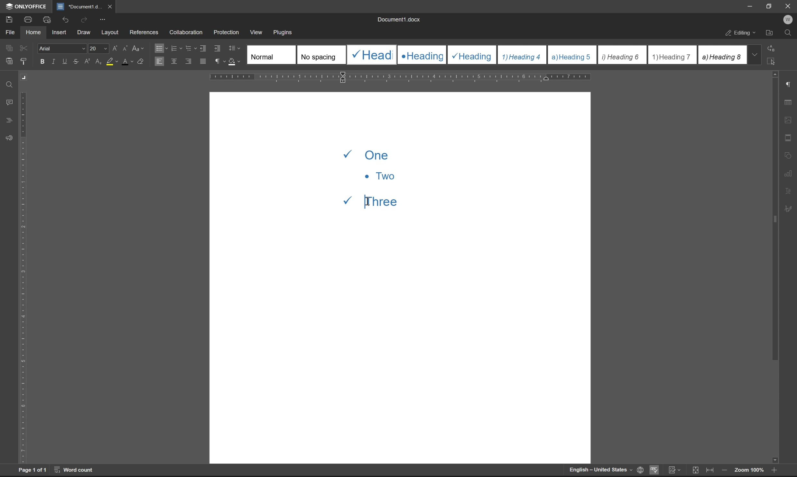 The width and height of the screenshot is (797, 477). Describe the element at coordinates (770, 34) in the screenshot. I see `open file location` at that location.